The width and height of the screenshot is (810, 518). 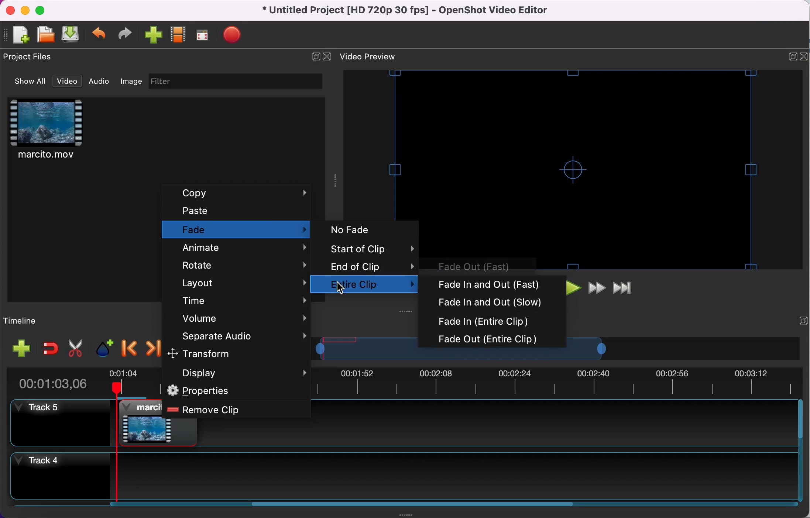 I want to click on new file, so click(x=17, y=35).